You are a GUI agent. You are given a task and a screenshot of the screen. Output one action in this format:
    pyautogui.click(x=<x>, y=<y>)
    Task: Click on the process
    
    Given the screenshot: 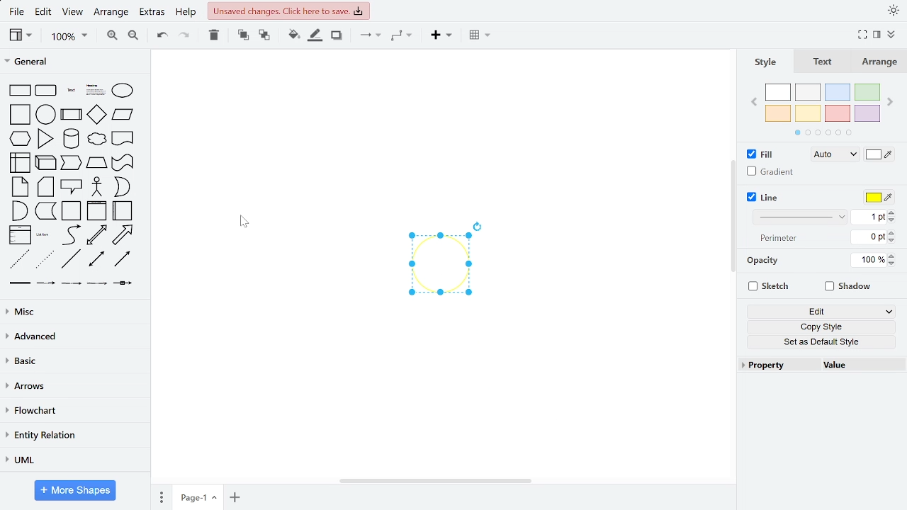 What is the action you would take?
    pyautogui.click(x=71, y=115)
    